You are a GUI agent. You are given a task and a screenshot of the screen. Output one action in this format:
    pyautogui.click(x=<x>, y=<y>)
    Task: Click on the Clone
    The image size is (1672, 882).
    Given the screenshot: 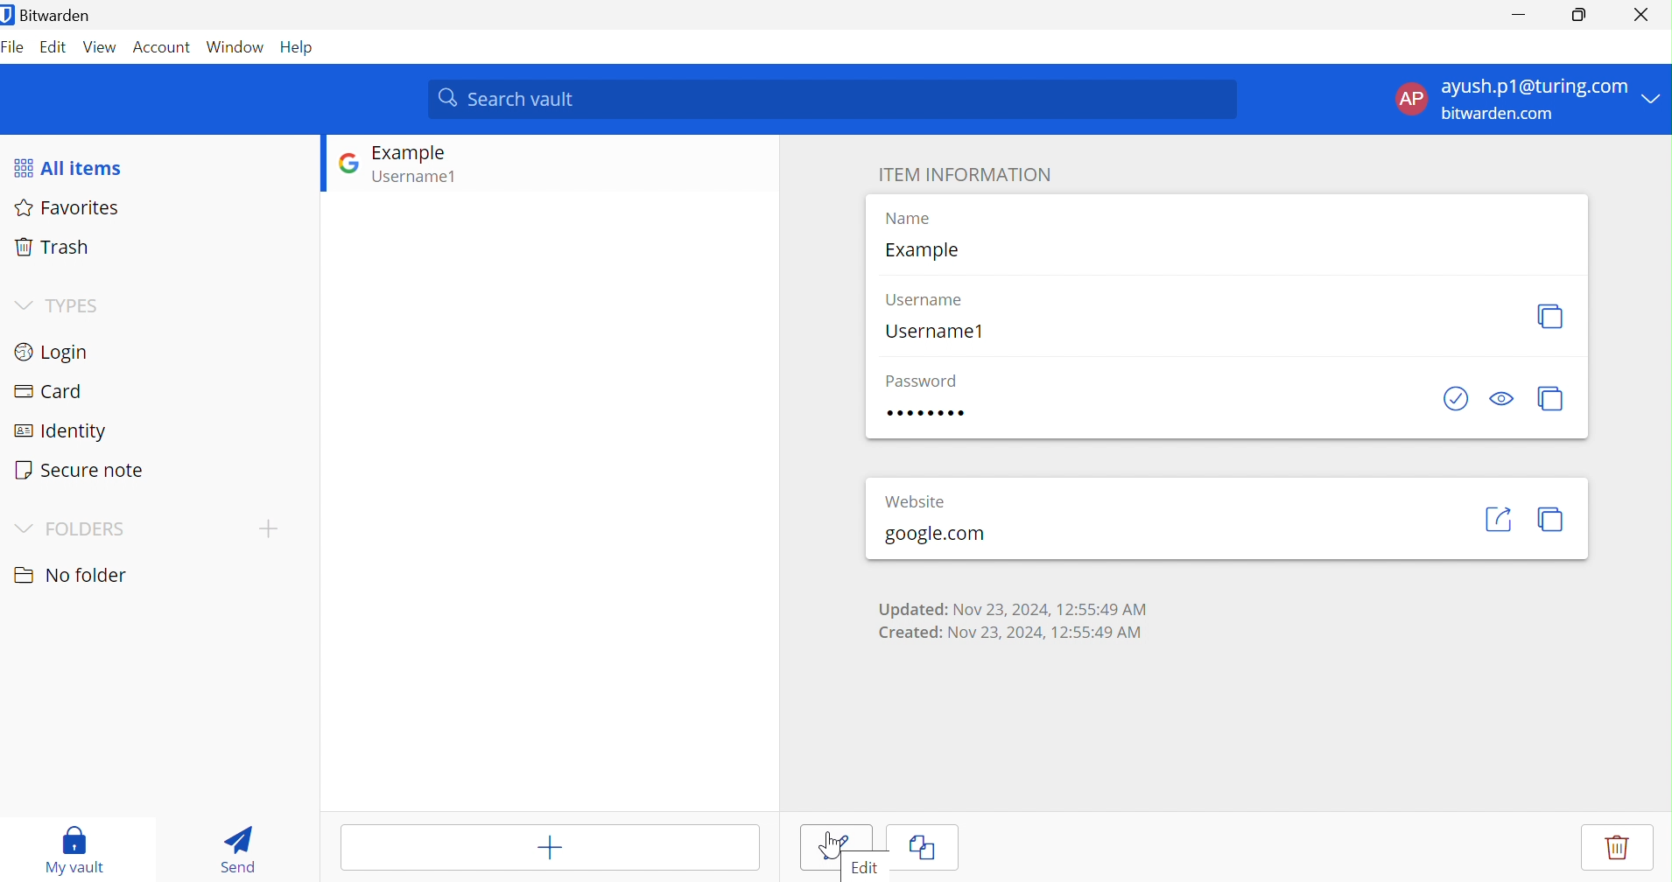 What is the action you would take?
    pyautogui.click(x=924, y=847)
    